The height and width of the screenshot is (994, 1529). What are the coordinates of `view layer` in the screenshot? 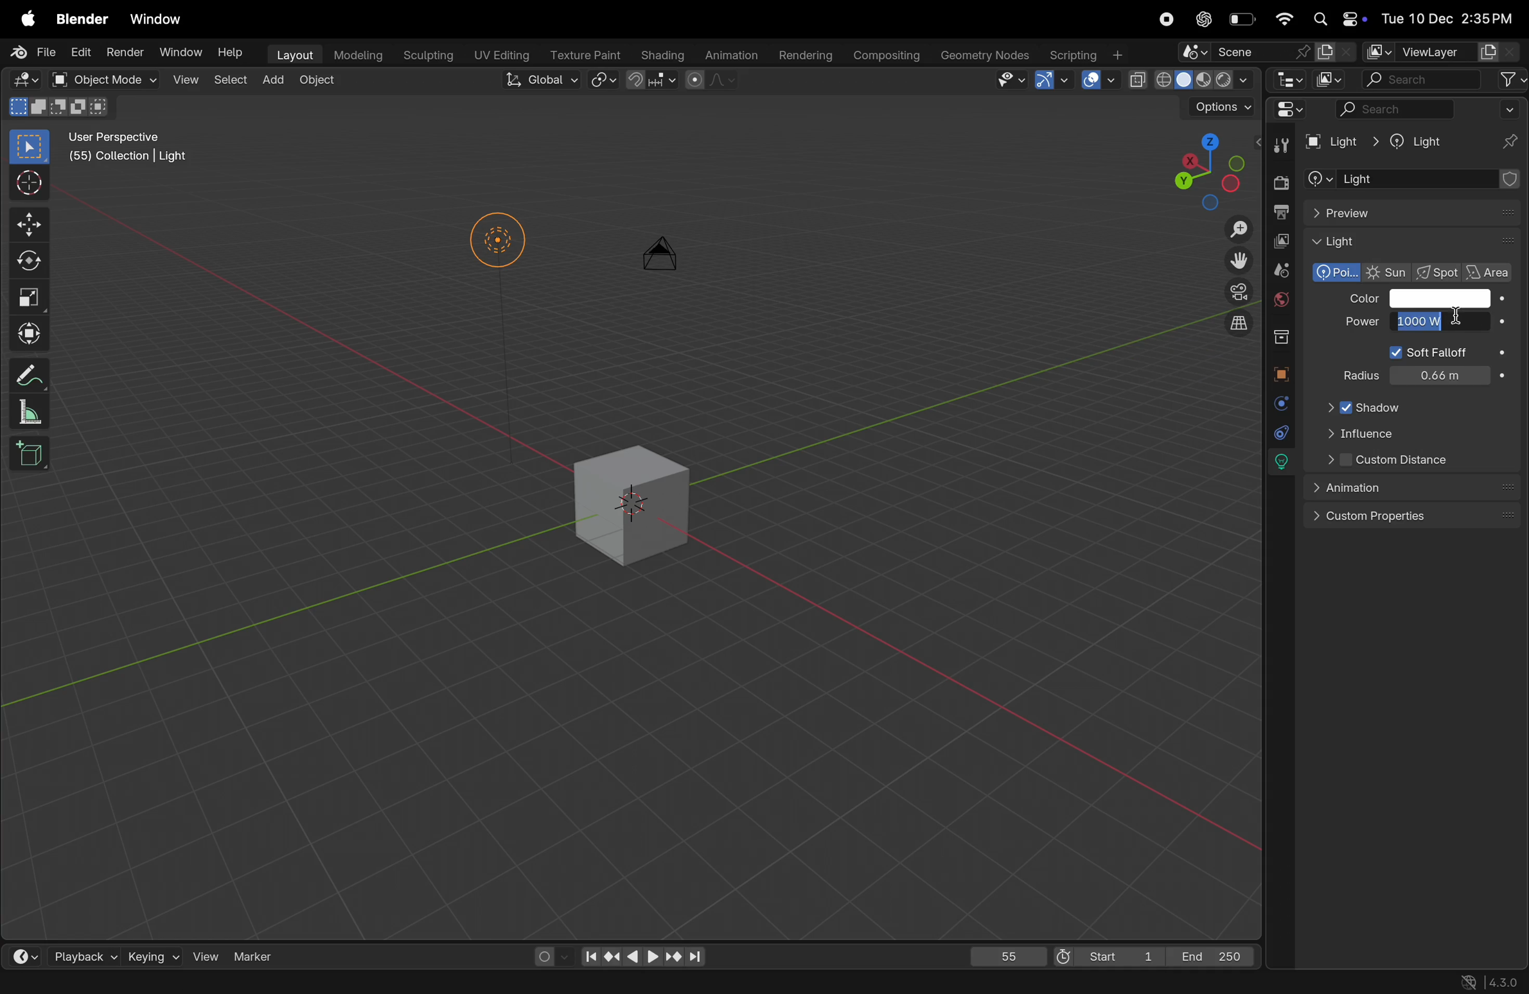 It's located at (1442, 52).